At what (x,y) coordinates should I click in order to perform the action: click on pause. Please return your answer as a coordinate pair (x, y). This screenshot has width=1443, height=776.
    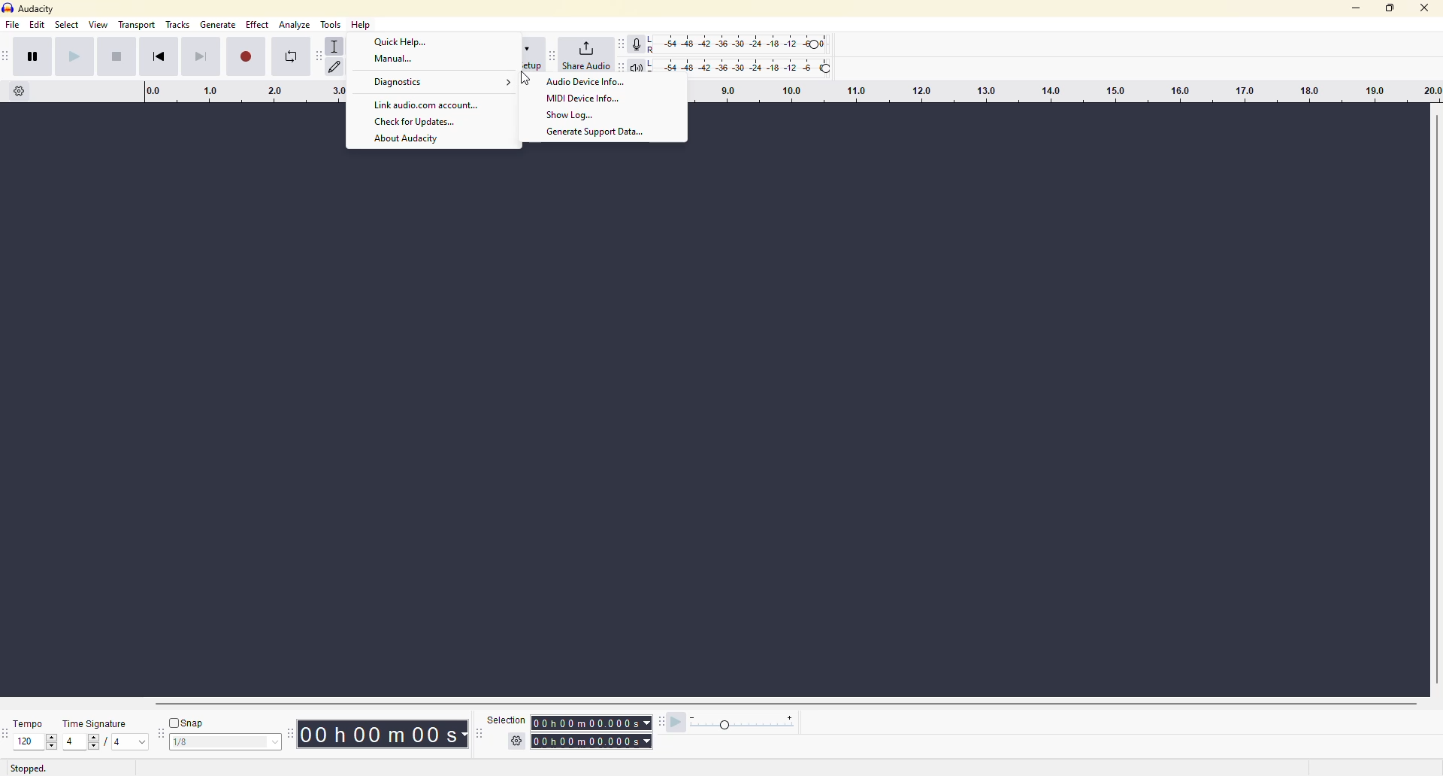
    Looking at the image, I should click on (35, 58).